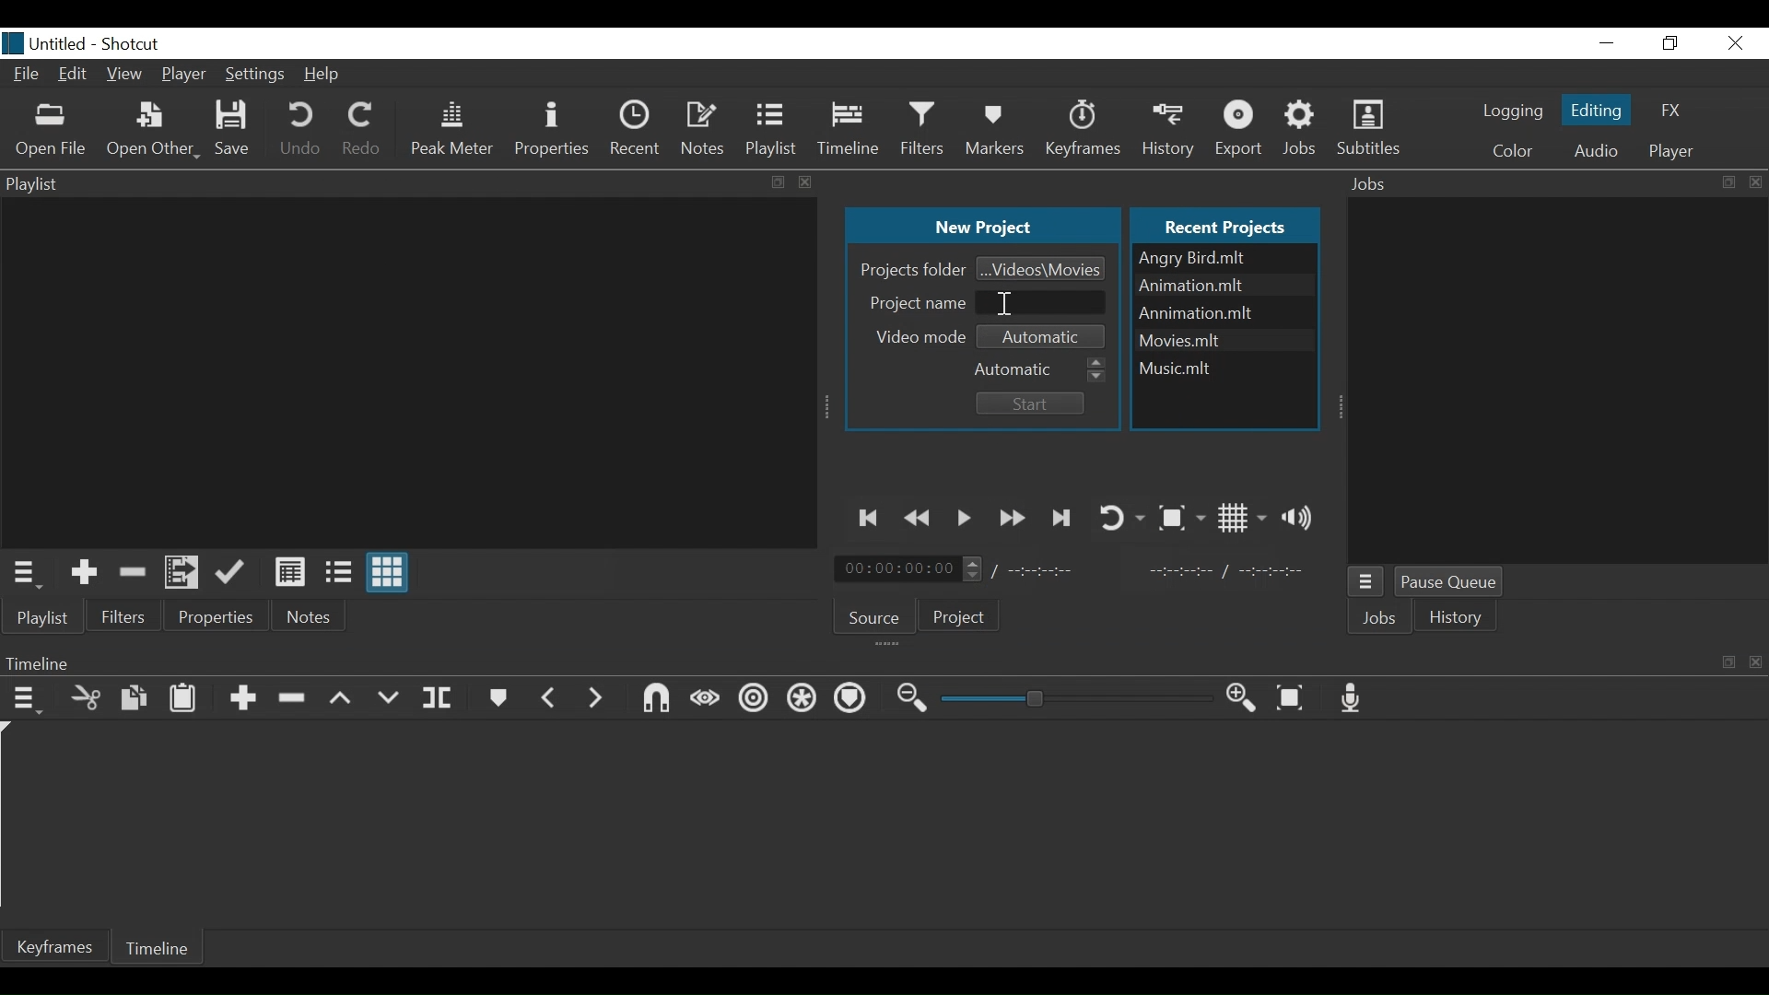  What do you see at coordinates (1668, 151) in the screenshot?
I see `player` at bounding box center [1668, 151].